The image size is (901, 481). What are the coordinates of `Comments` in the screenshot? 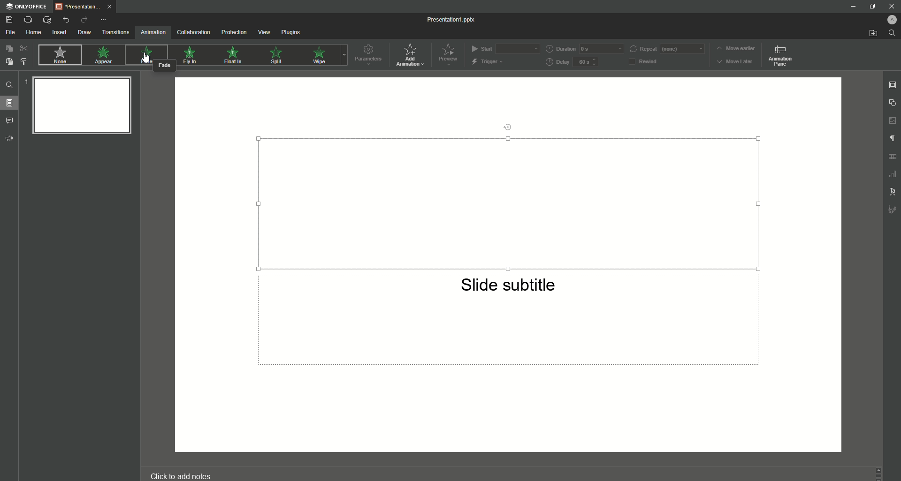 It's located at (10, 120).